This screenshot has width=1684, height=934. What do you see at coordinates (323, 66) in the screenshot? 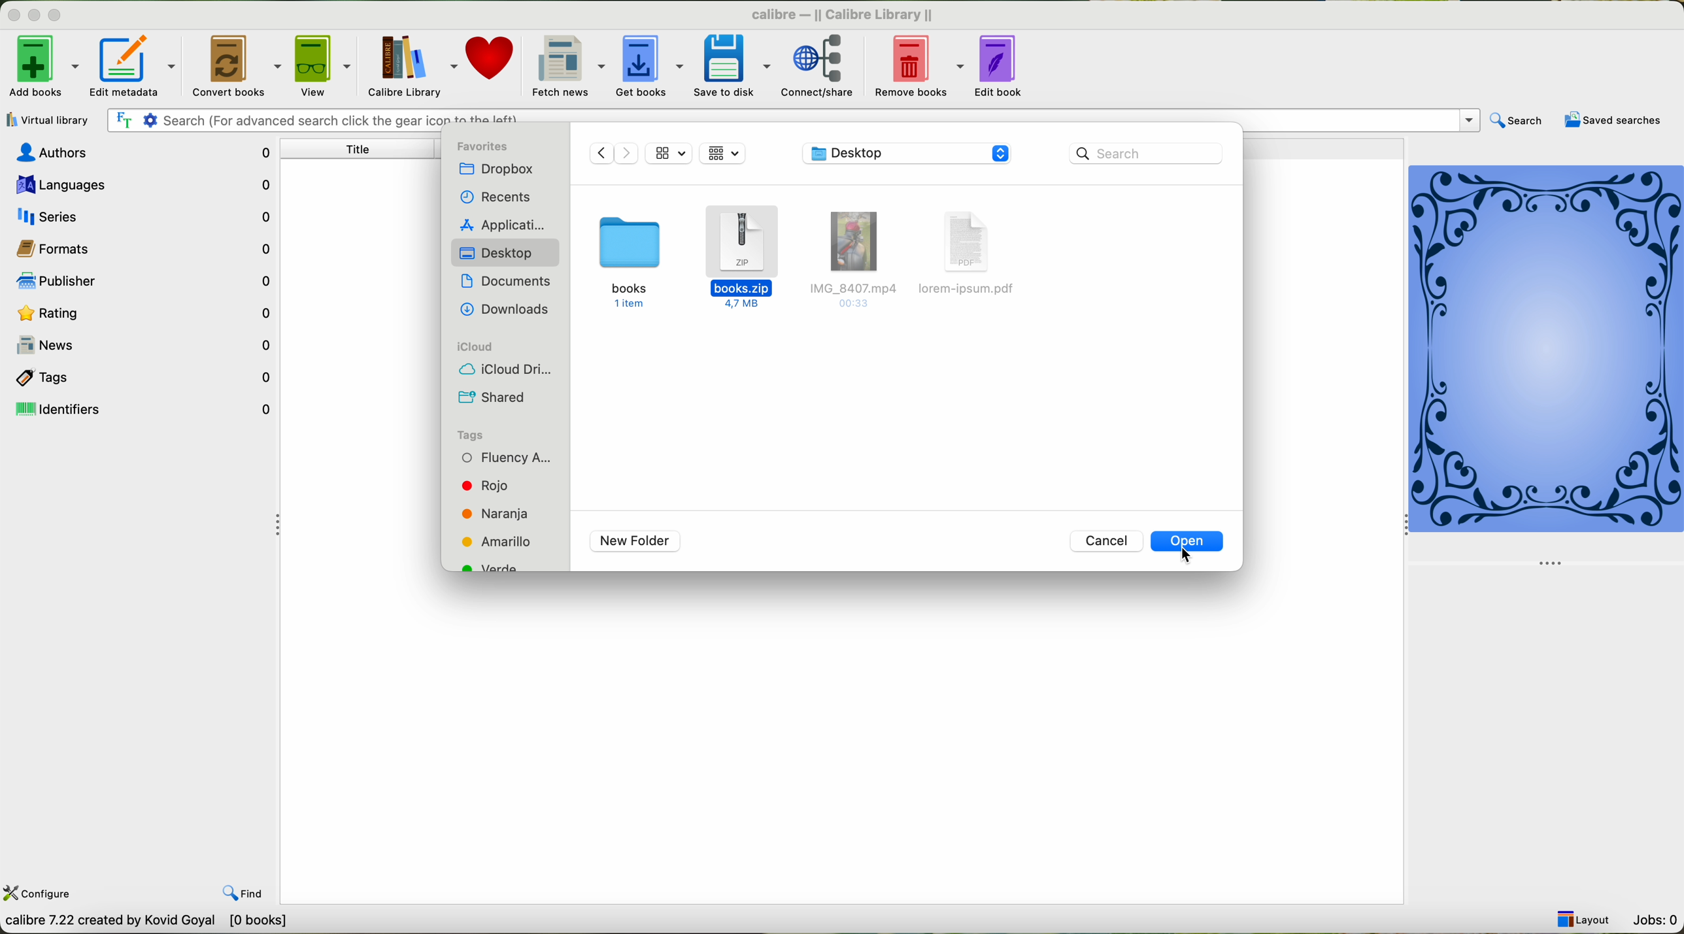
I see `view` at bounding box center [323, 66].